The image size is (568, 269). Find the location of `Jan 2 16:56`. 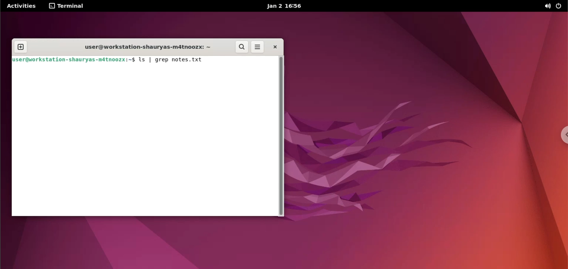

Jan 2 16:56 is located at coordinates (285, 7).